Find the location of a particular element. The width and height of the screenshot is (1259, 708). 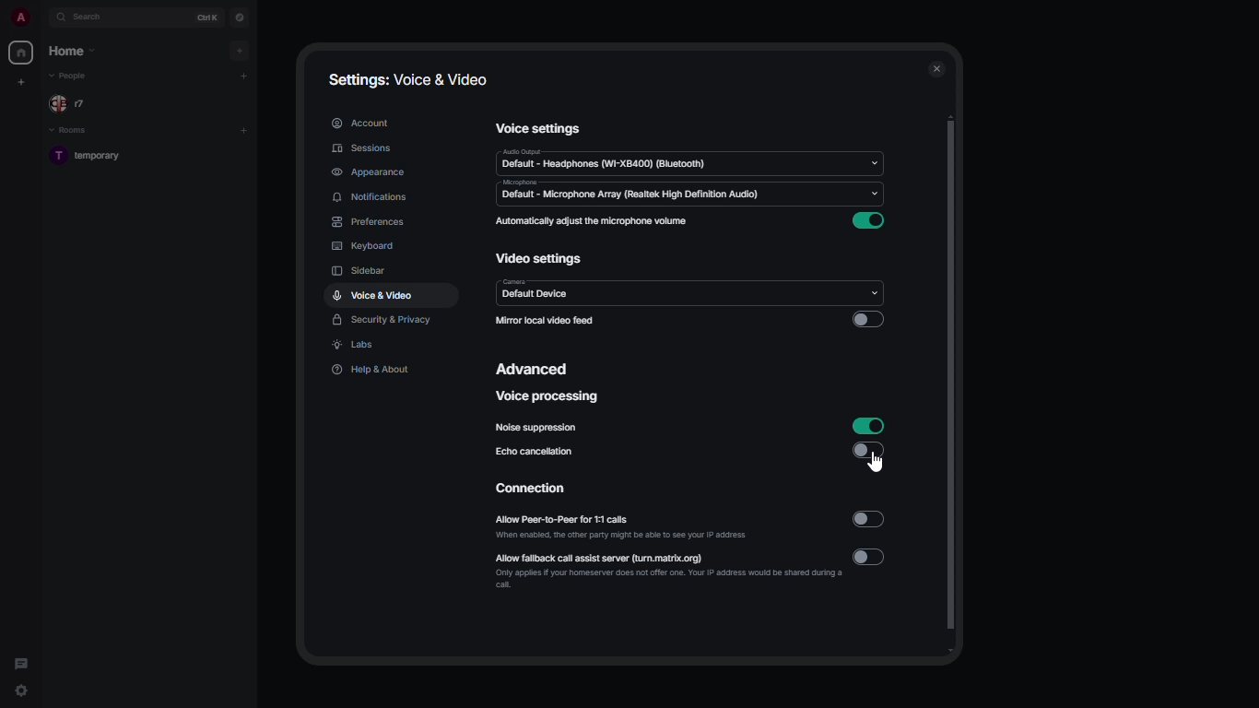

drop down is located at coordinates (875, 292).